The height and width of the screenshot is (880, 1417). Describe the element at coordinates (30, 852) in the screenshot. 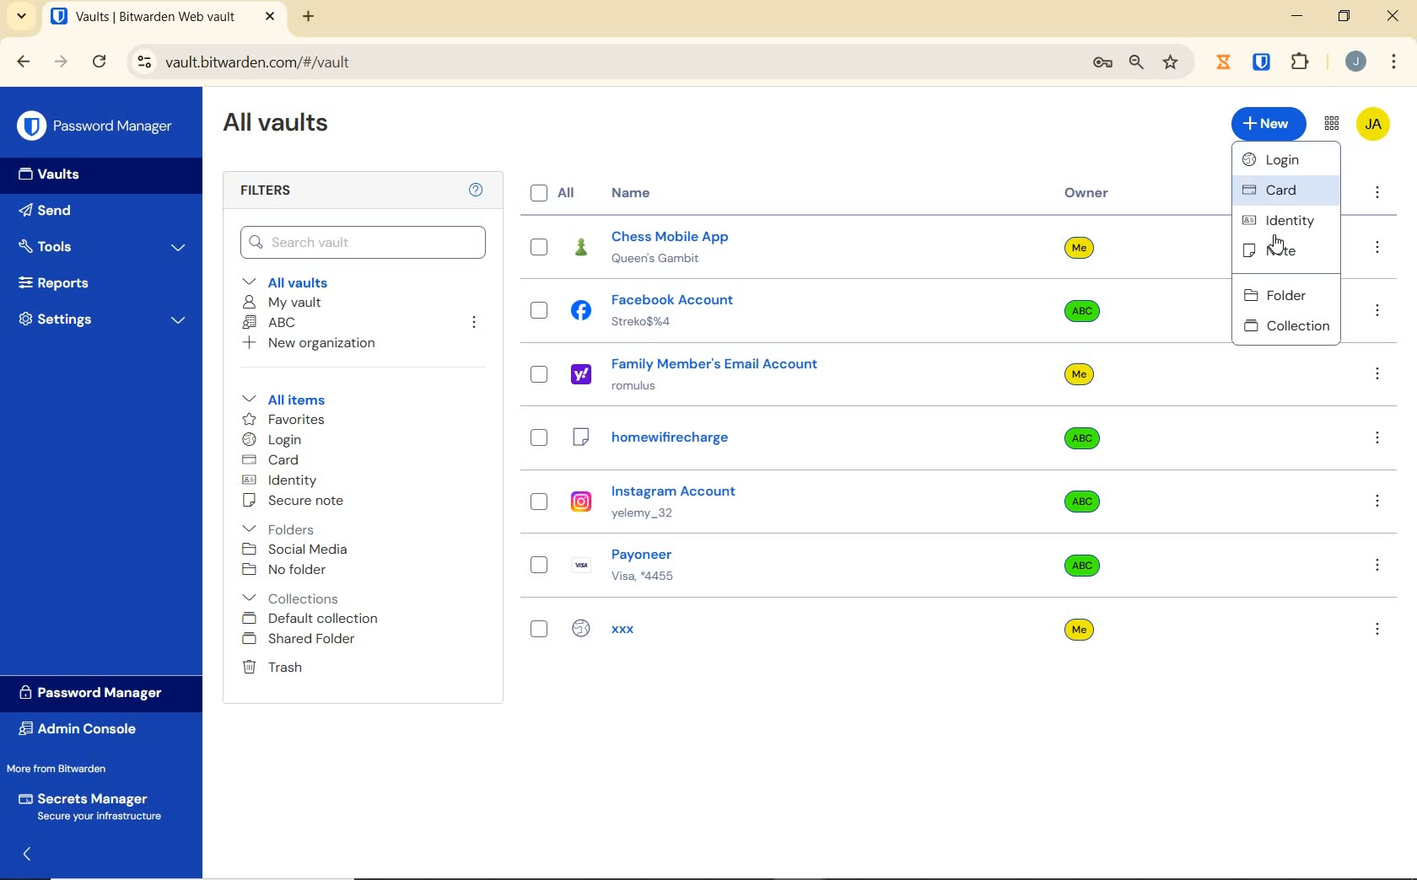

I see `expand/collapse` at that location.